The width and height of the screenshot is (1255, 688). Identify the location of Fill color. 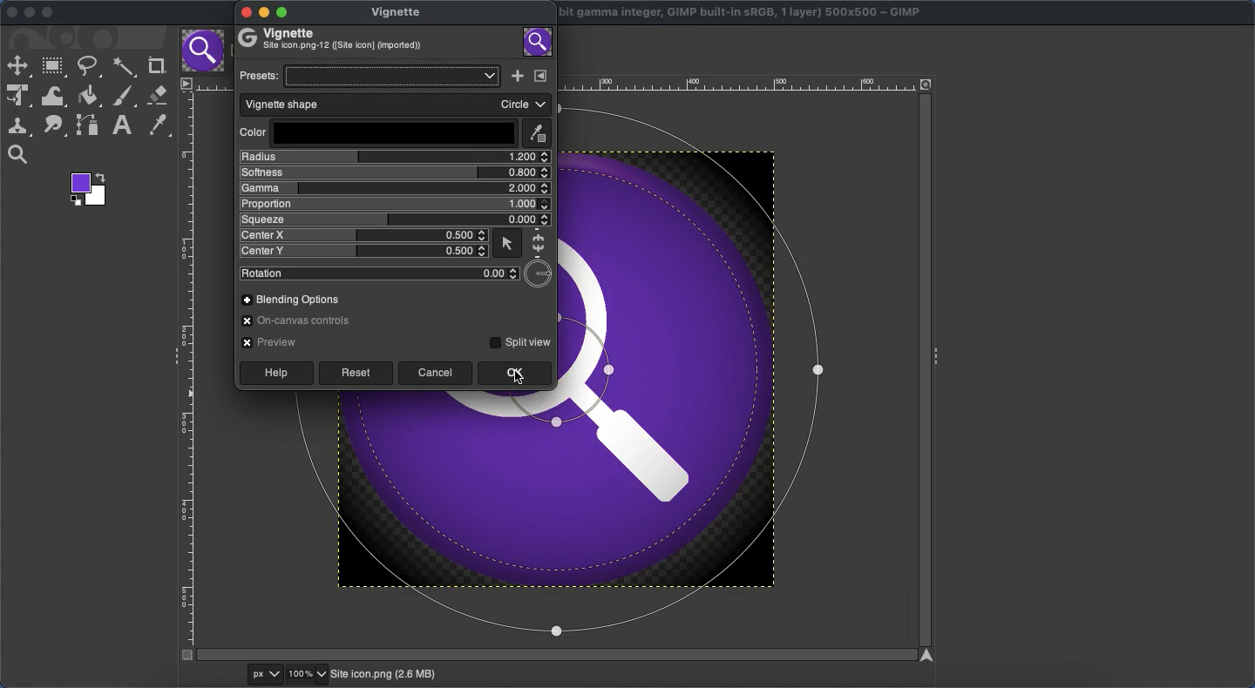
(89, 96).